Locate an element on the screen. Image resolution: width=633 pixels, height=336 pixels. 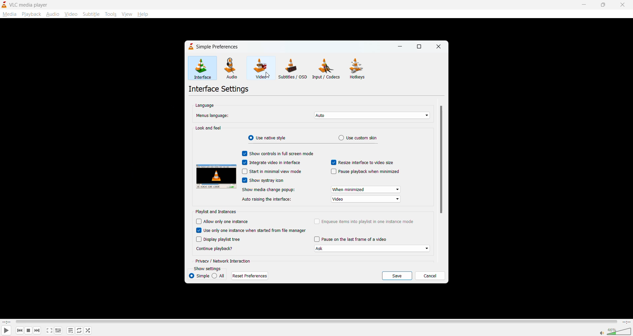
settings is located at coordinates (57, 331).